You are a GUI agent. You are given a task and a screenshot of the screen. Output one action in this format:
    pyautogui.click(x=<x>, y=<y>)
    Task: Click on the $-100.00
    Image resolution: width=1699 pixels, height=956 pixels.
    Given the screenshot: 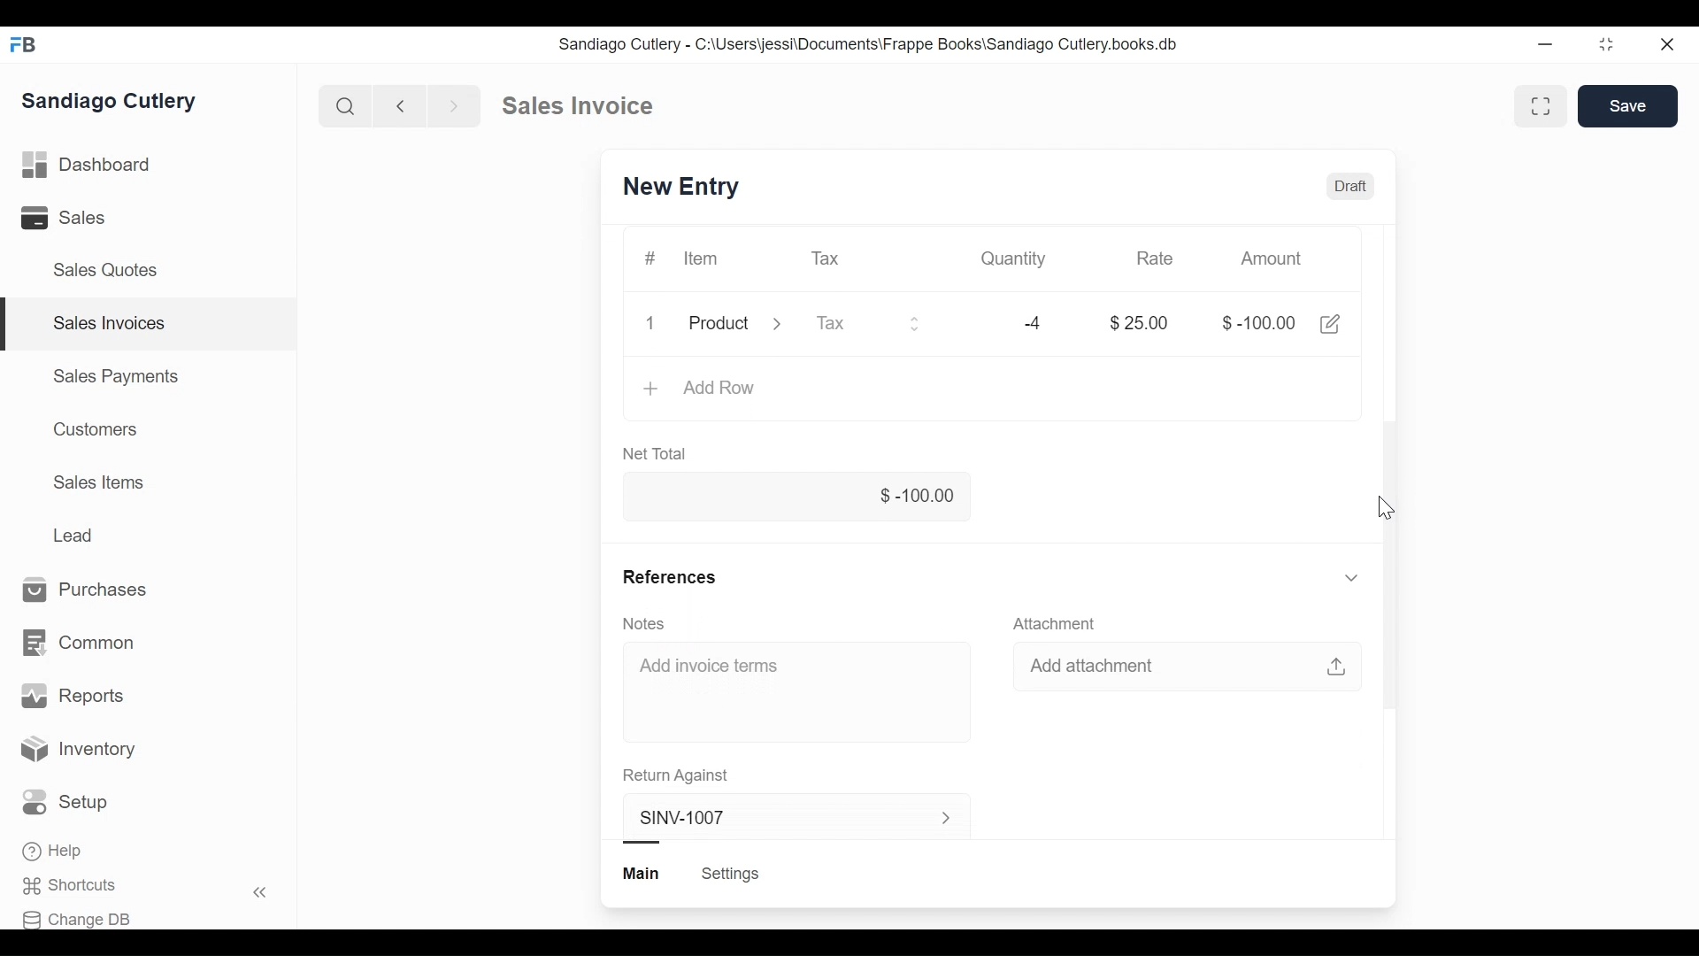 What is the action you would take?
    pyautogui.click(x=1257, y=322)
    